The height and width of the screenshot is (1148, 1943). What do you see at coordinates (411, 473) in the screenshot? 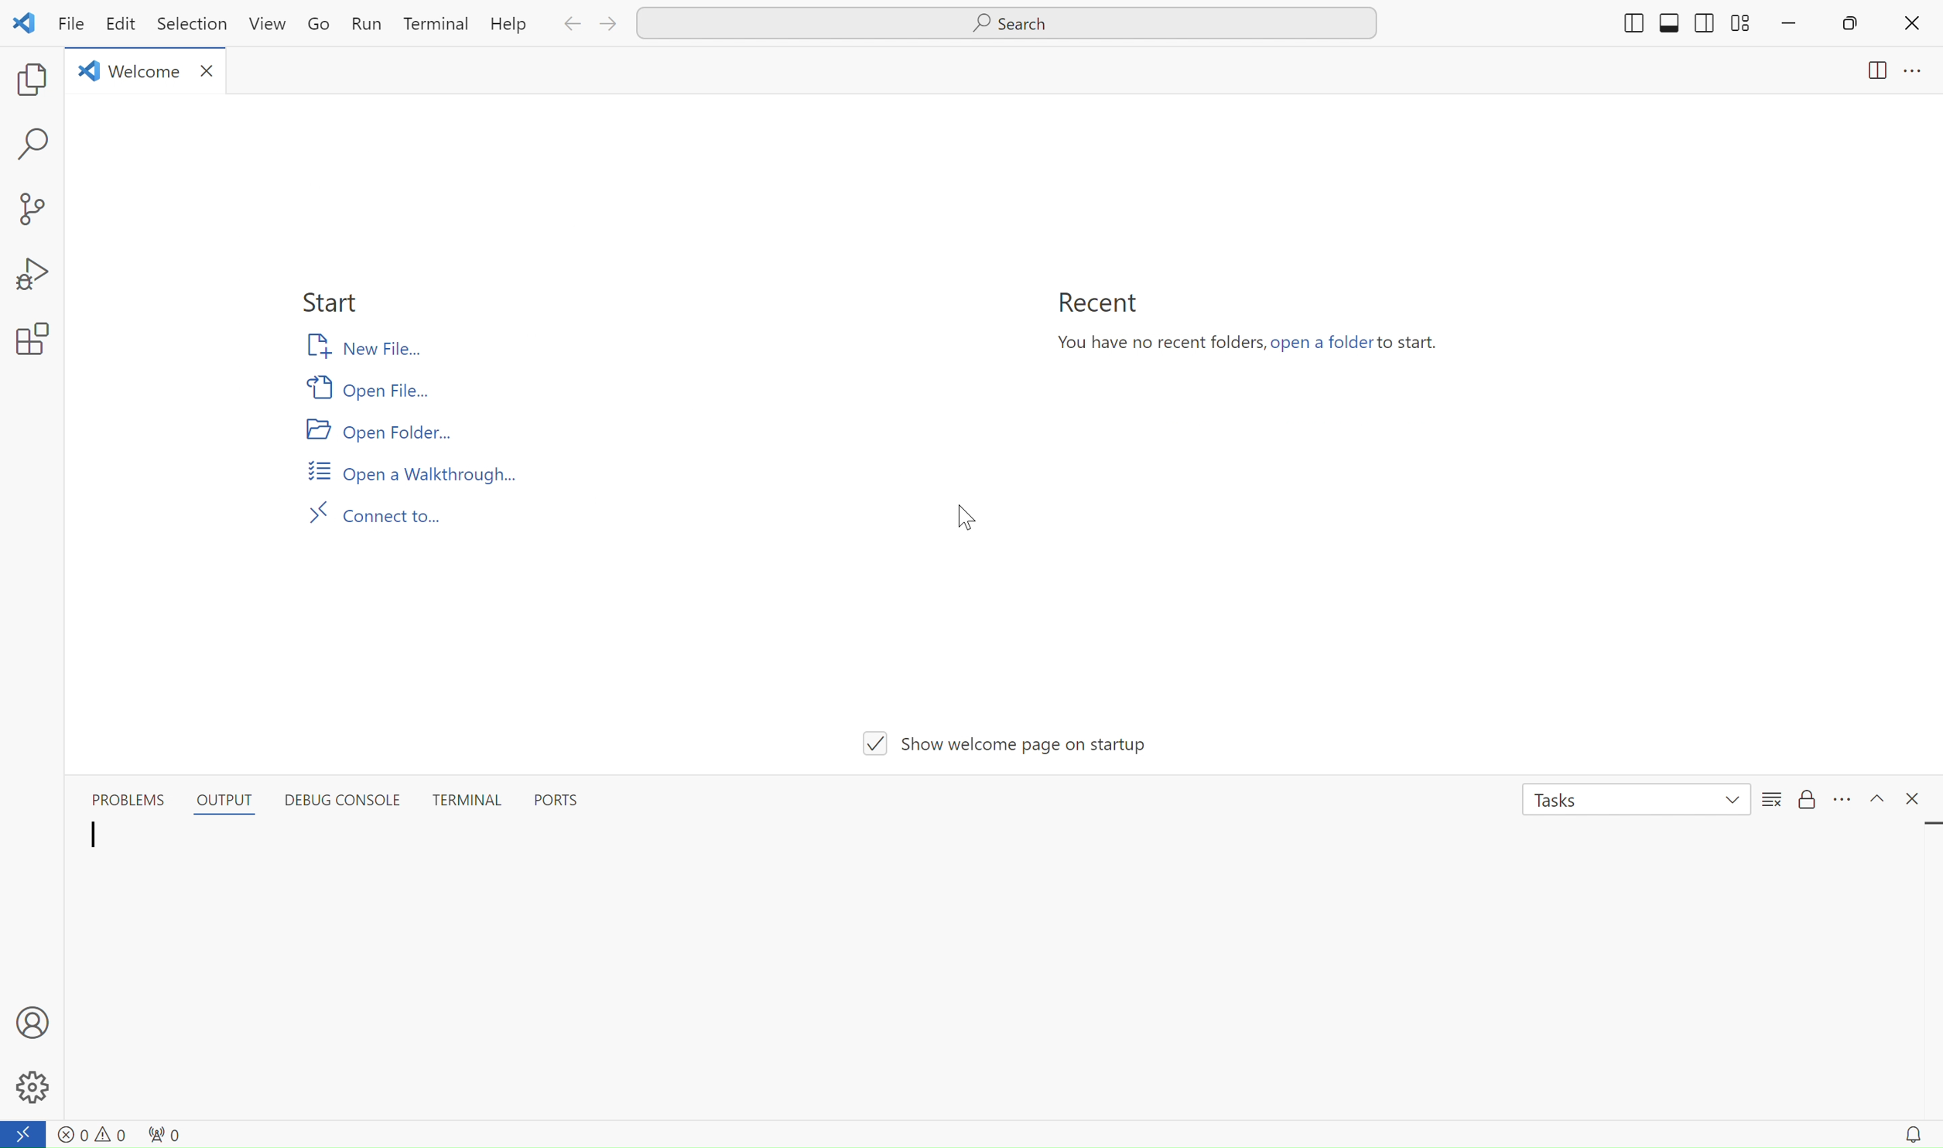
I see `Open a Walkthrough` at bounding box center [411, 473].